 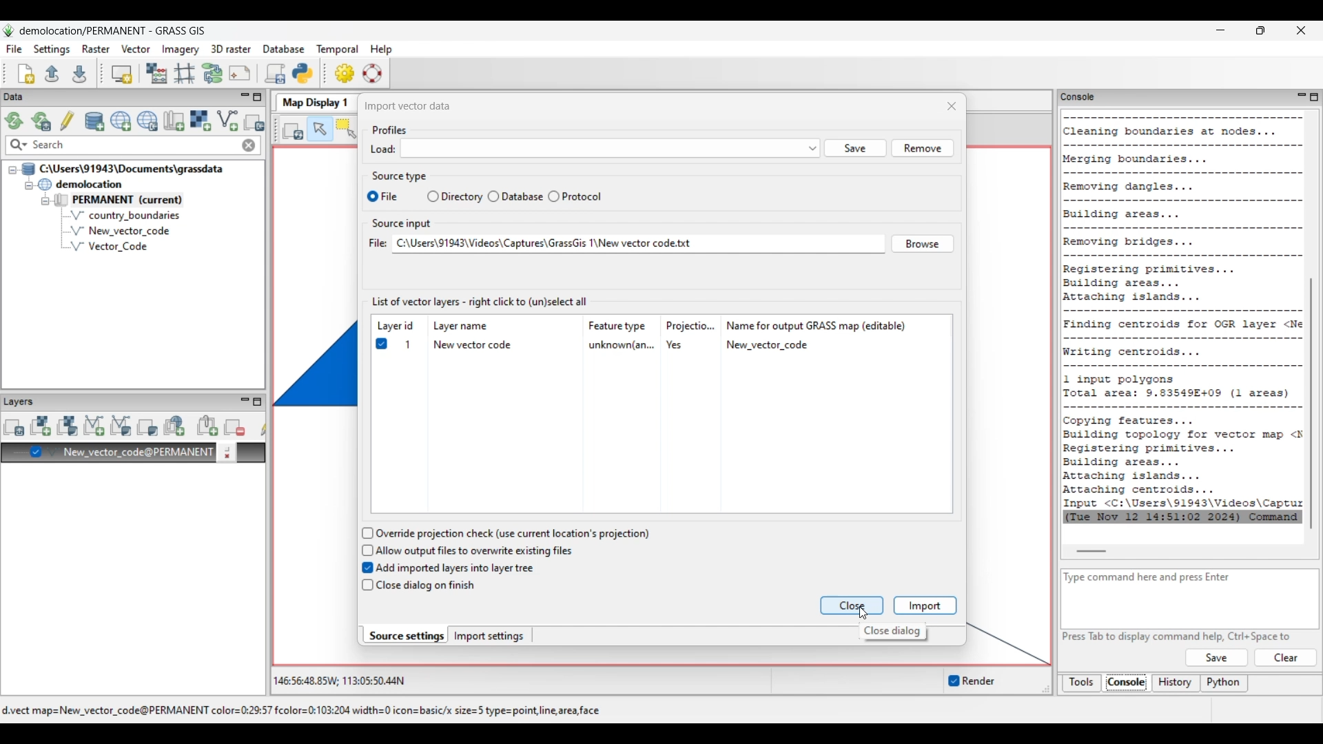 I want to click on | Import vector data, so click(x=412, y=104).